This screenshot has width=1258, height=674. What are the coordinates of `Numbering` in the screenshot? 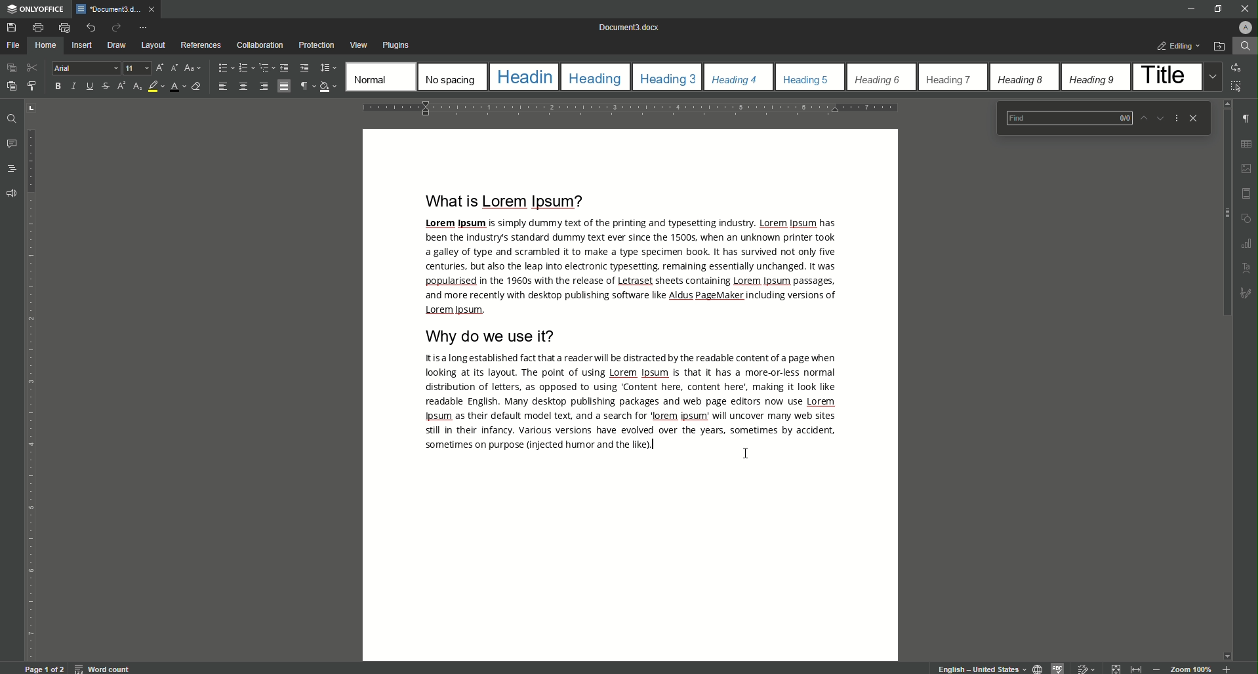 It's located at (243, 68).